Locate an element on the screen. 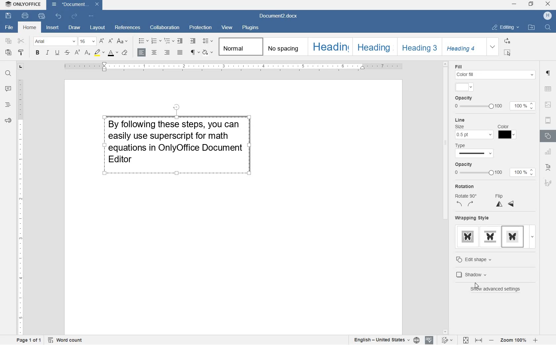 The height and width of the screenshot is (345, 556). subscript is located at coordinates (88, 53).